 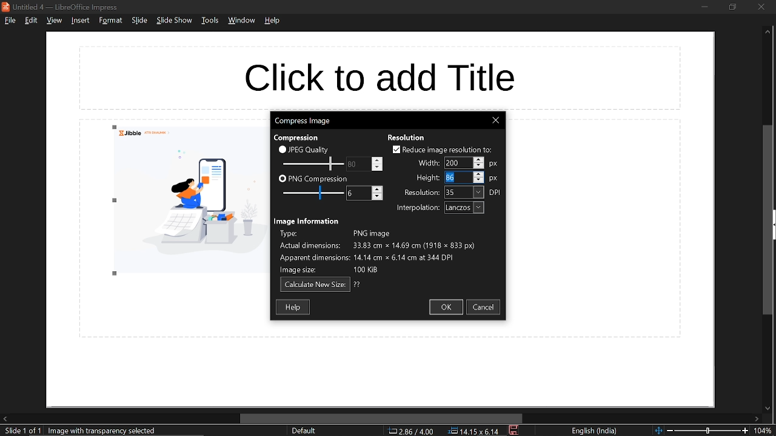 I want to click on reduce image resolution to, so click(x=443, y=150).